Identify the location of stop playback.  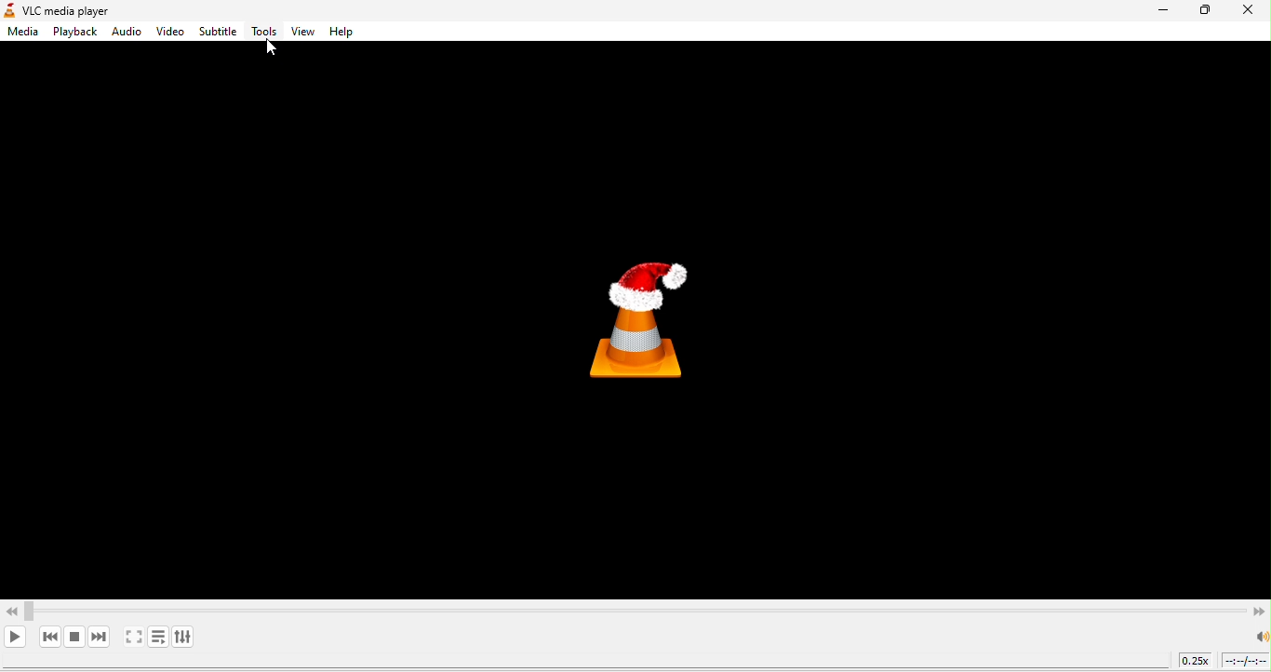
(74, 637).